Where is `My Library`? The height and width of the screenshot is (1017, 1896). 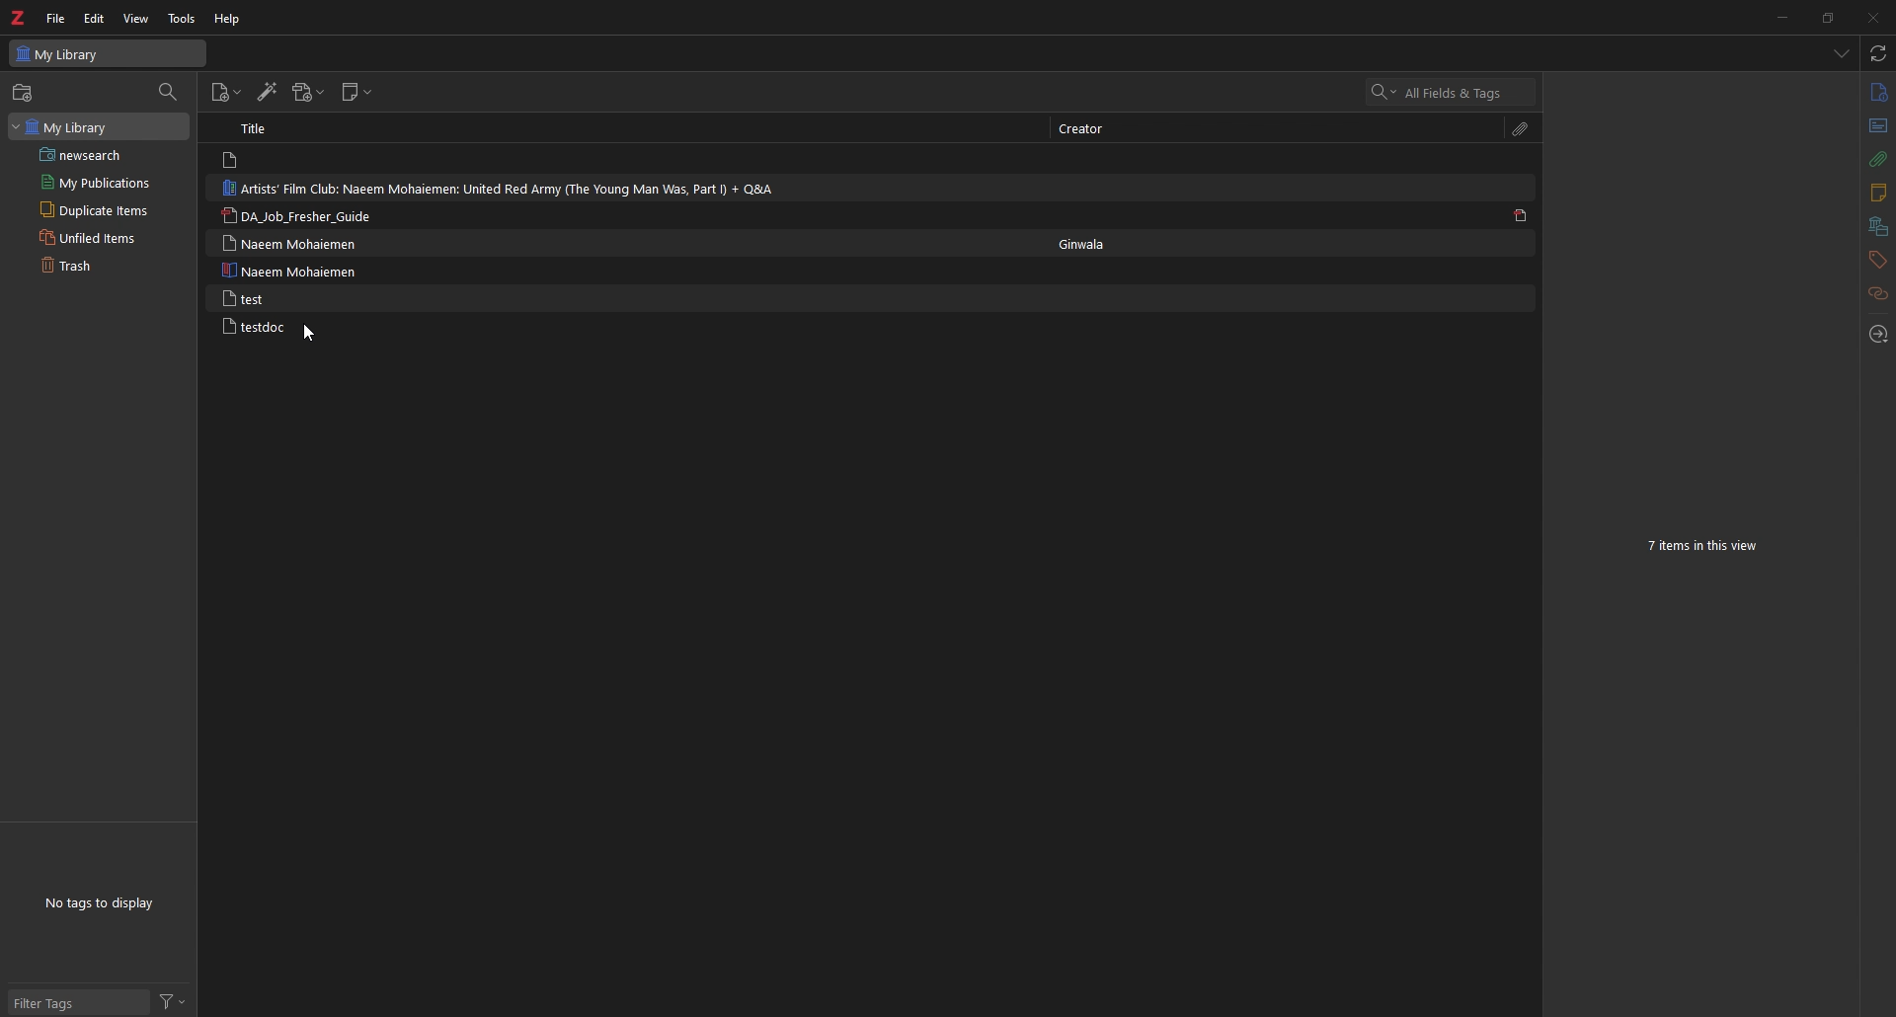
My Library is located at coordinates (99, 127).